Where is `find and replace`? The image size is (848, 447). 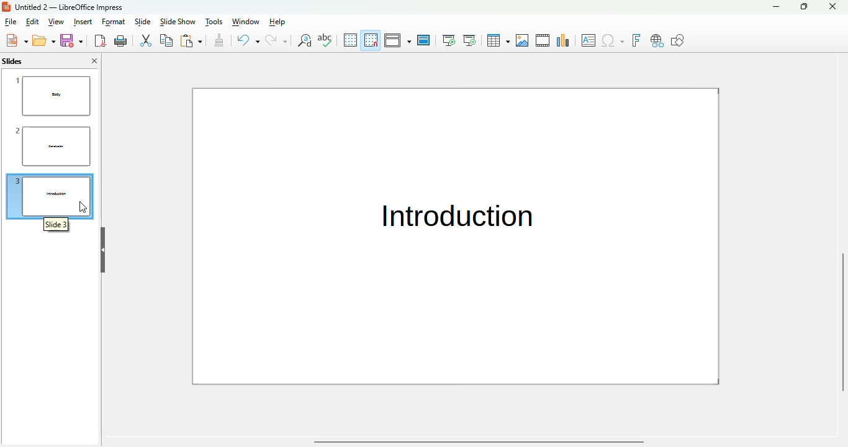
find and replace is located at coordinates (304, 40).